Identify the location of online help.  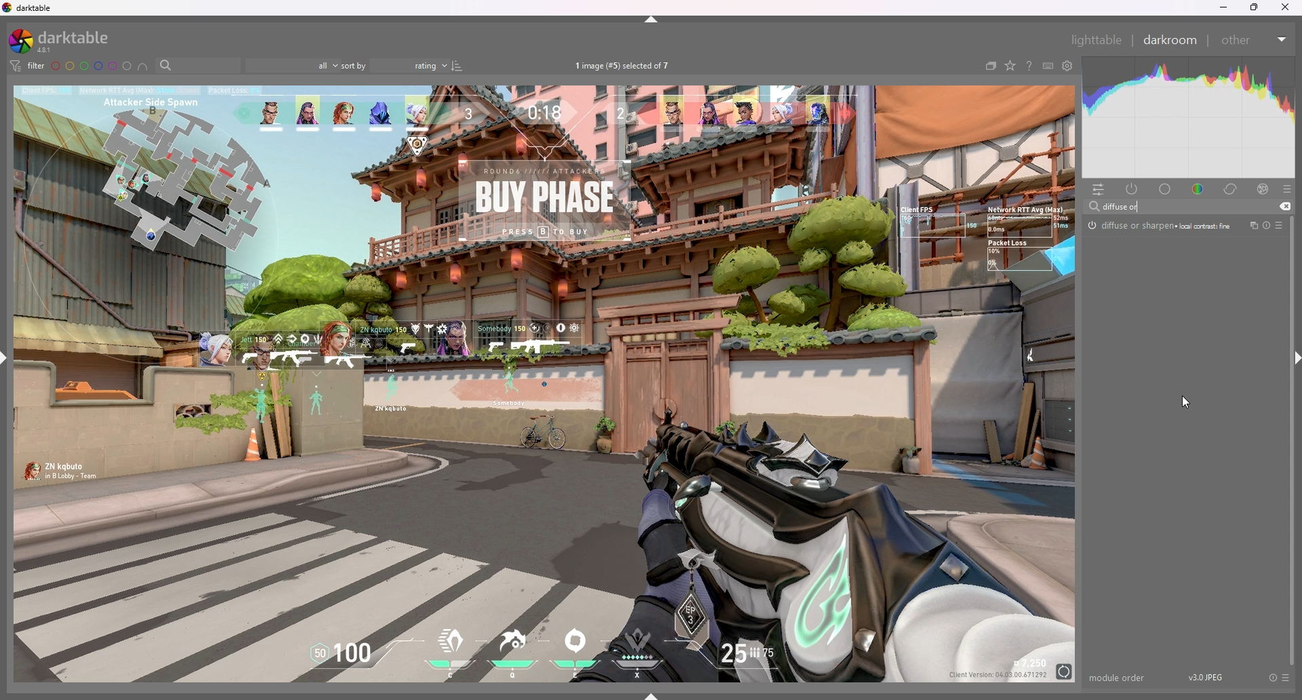
(1029, 65).